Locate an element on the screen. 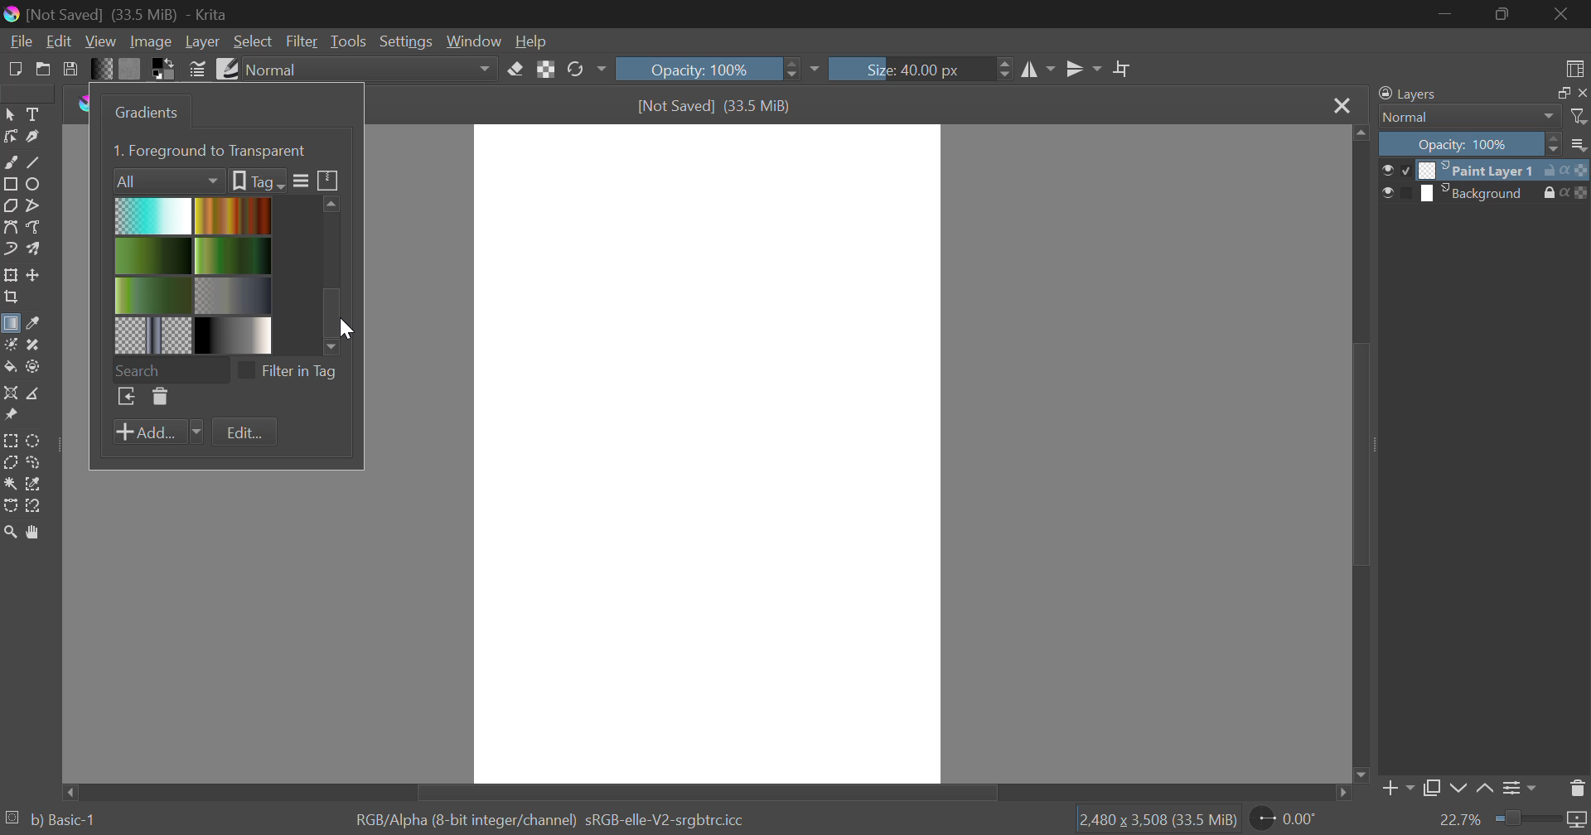 The width and height of the screenshot is (1591, 835). Colorize Mask Tool is located at coordinates (10, 345).